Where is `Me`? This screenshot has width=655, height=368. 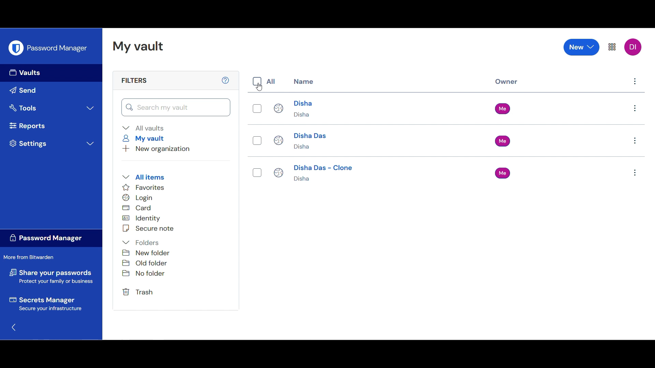 Me is located at coordinates (503, 173).